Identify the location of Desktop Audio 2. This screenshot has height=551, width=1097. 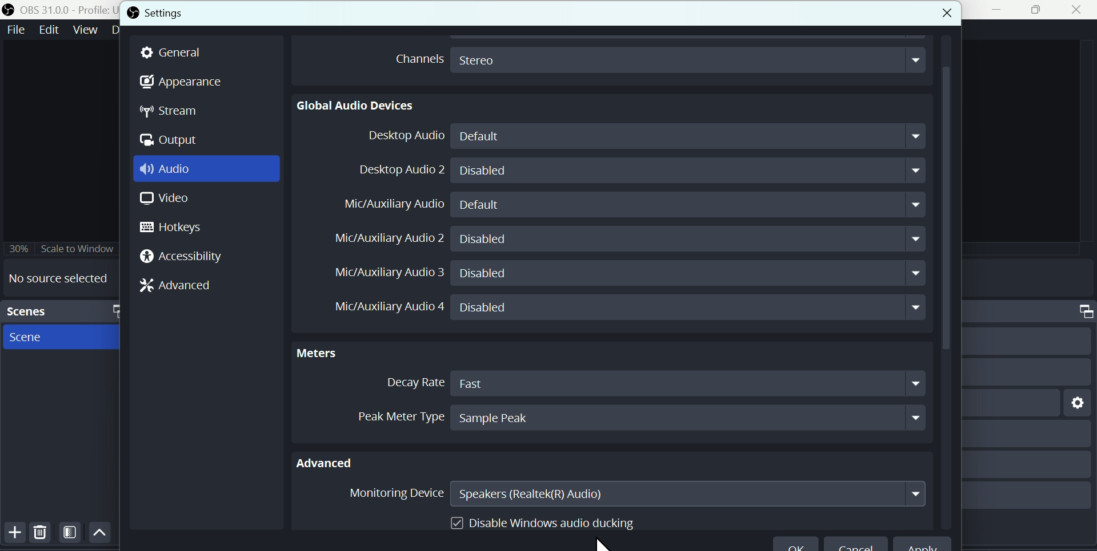
(399, 169).